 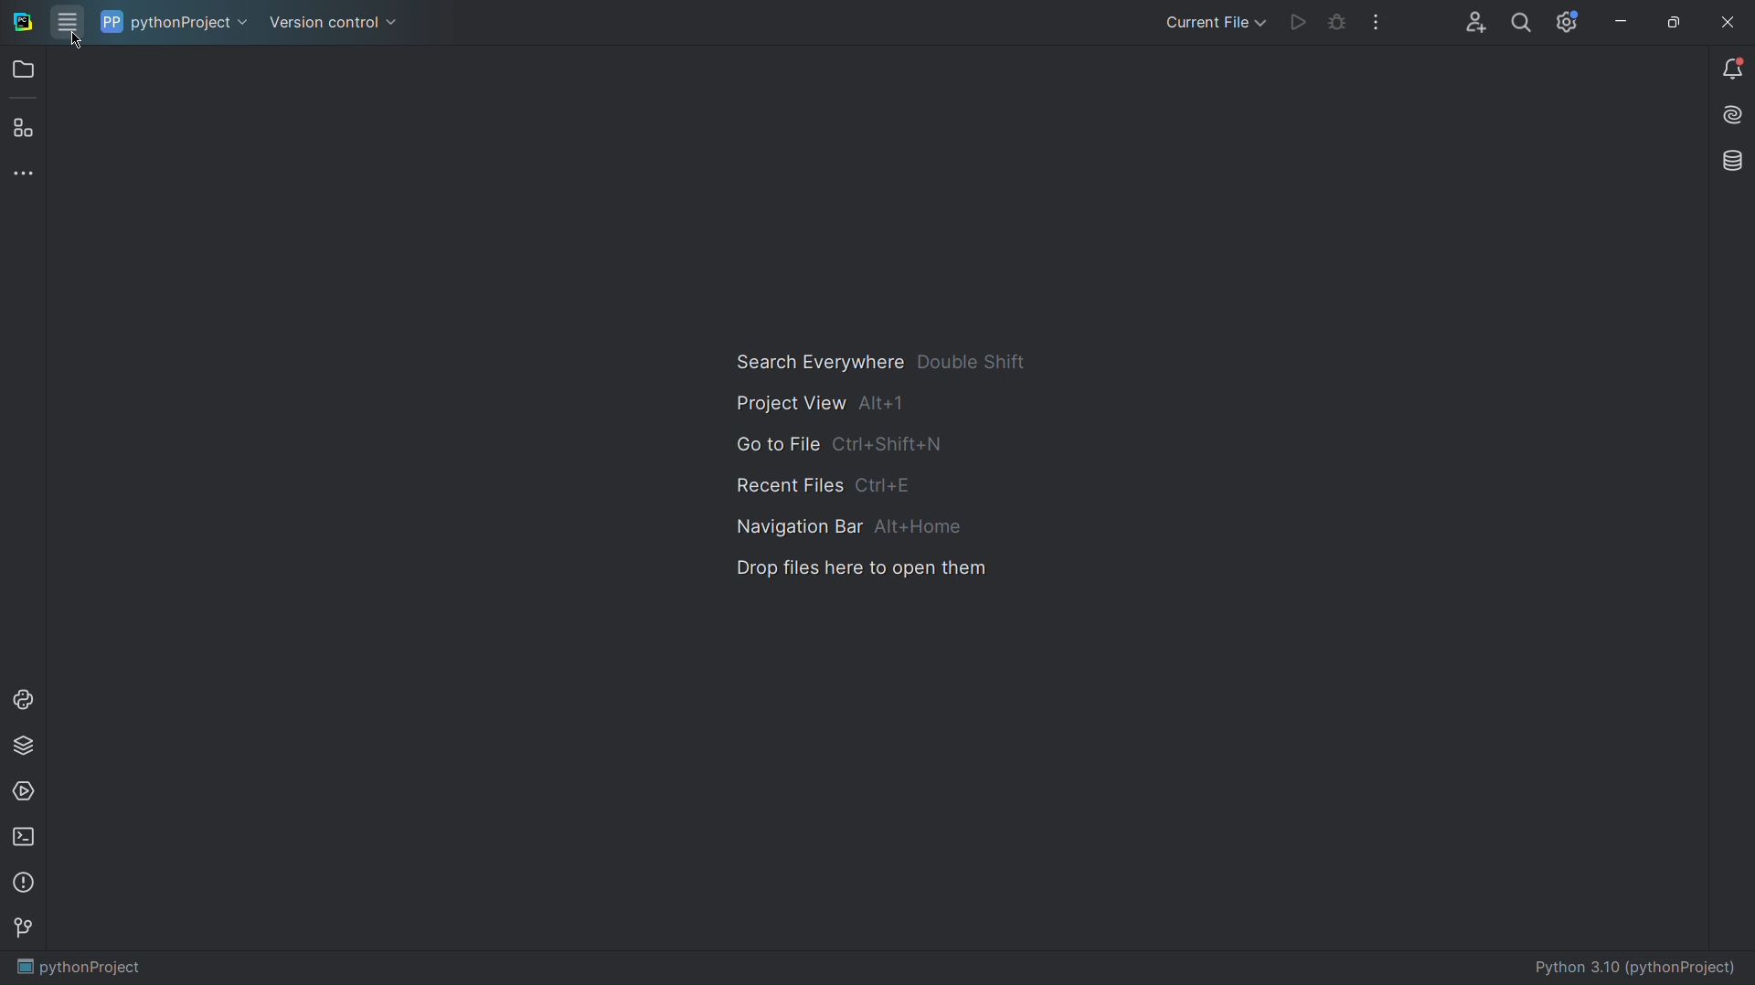 What do you see at coordinates (26, 175) in the screenshot?
I see `More` at bounding box center [26, 175].